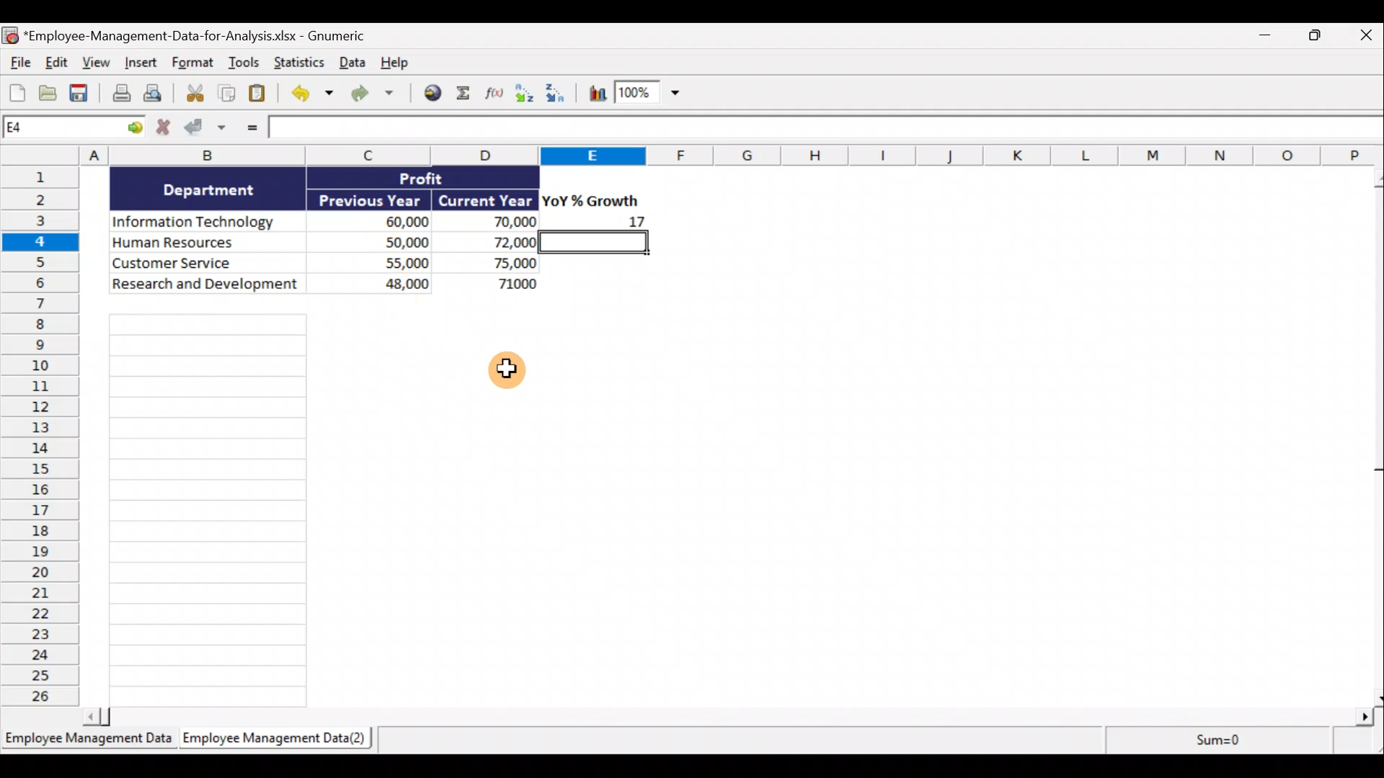 This screenshot has width=1384, height=778. I want to click on Maximise, so click(1320, 35).